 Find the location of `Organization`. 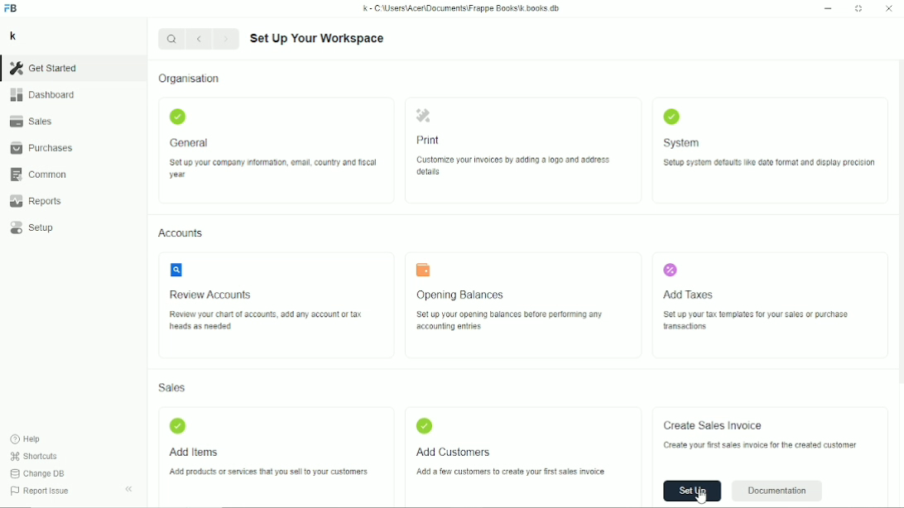

Organization is located at coordinates (189, 79).